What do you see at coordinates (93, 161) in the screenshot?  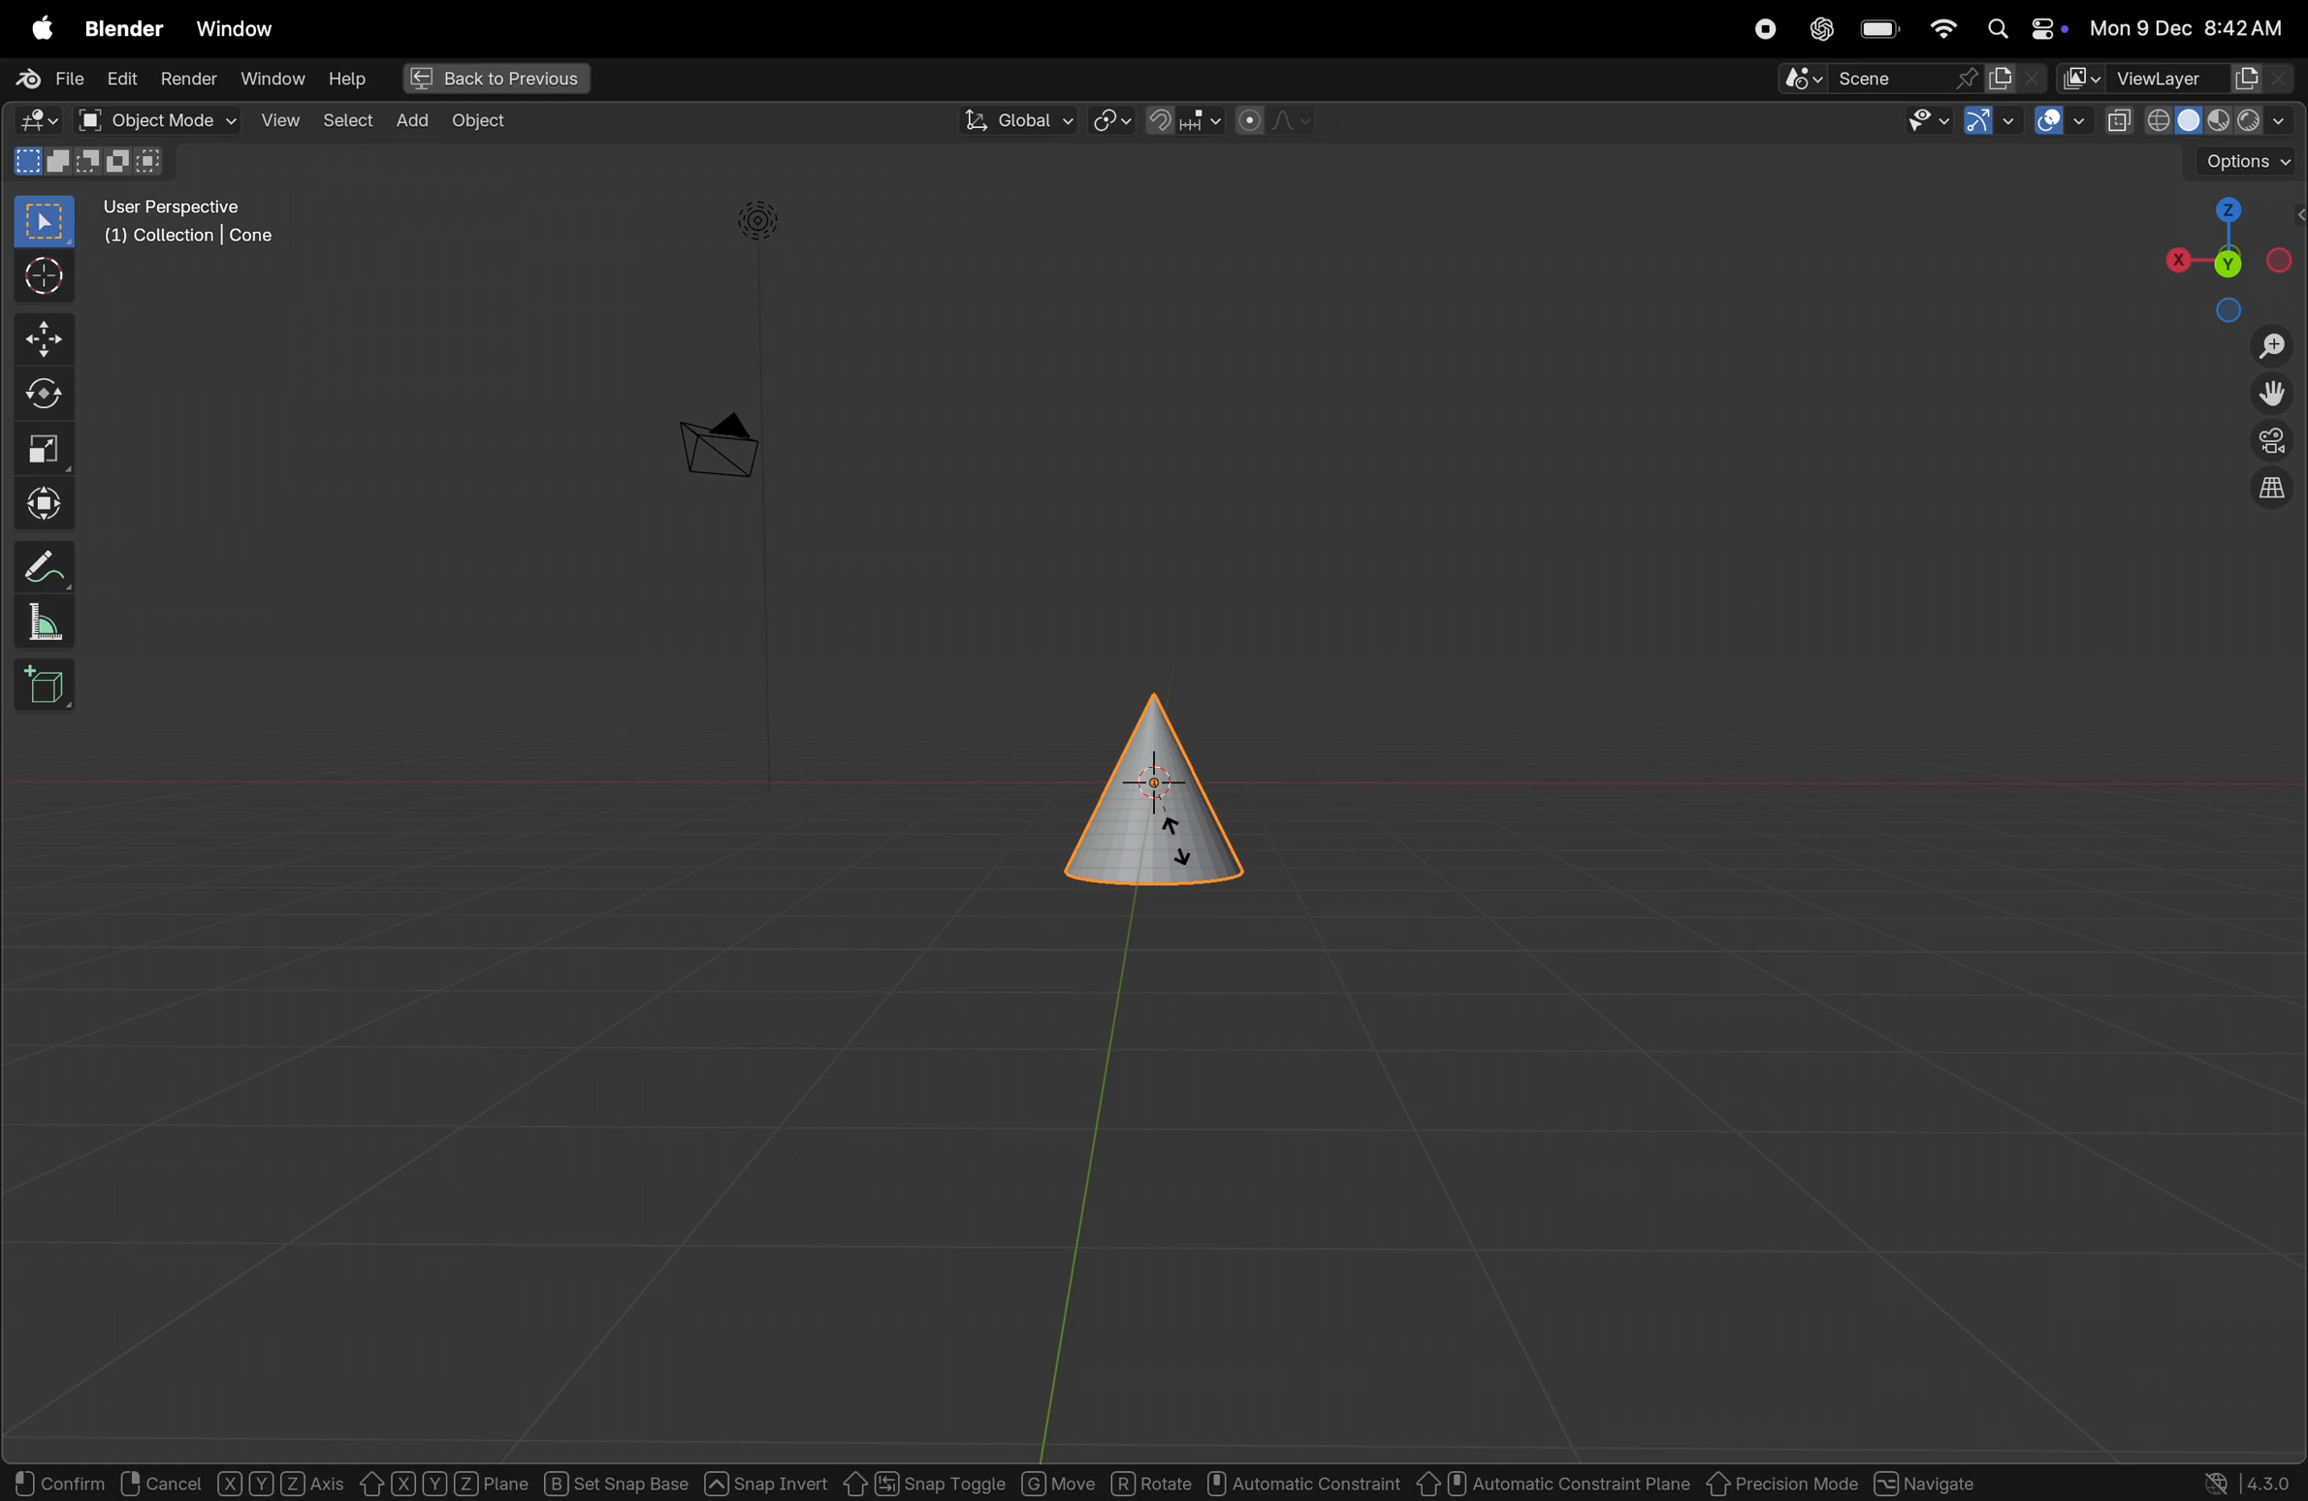 I see `mode` at bounding box center [93, 161].